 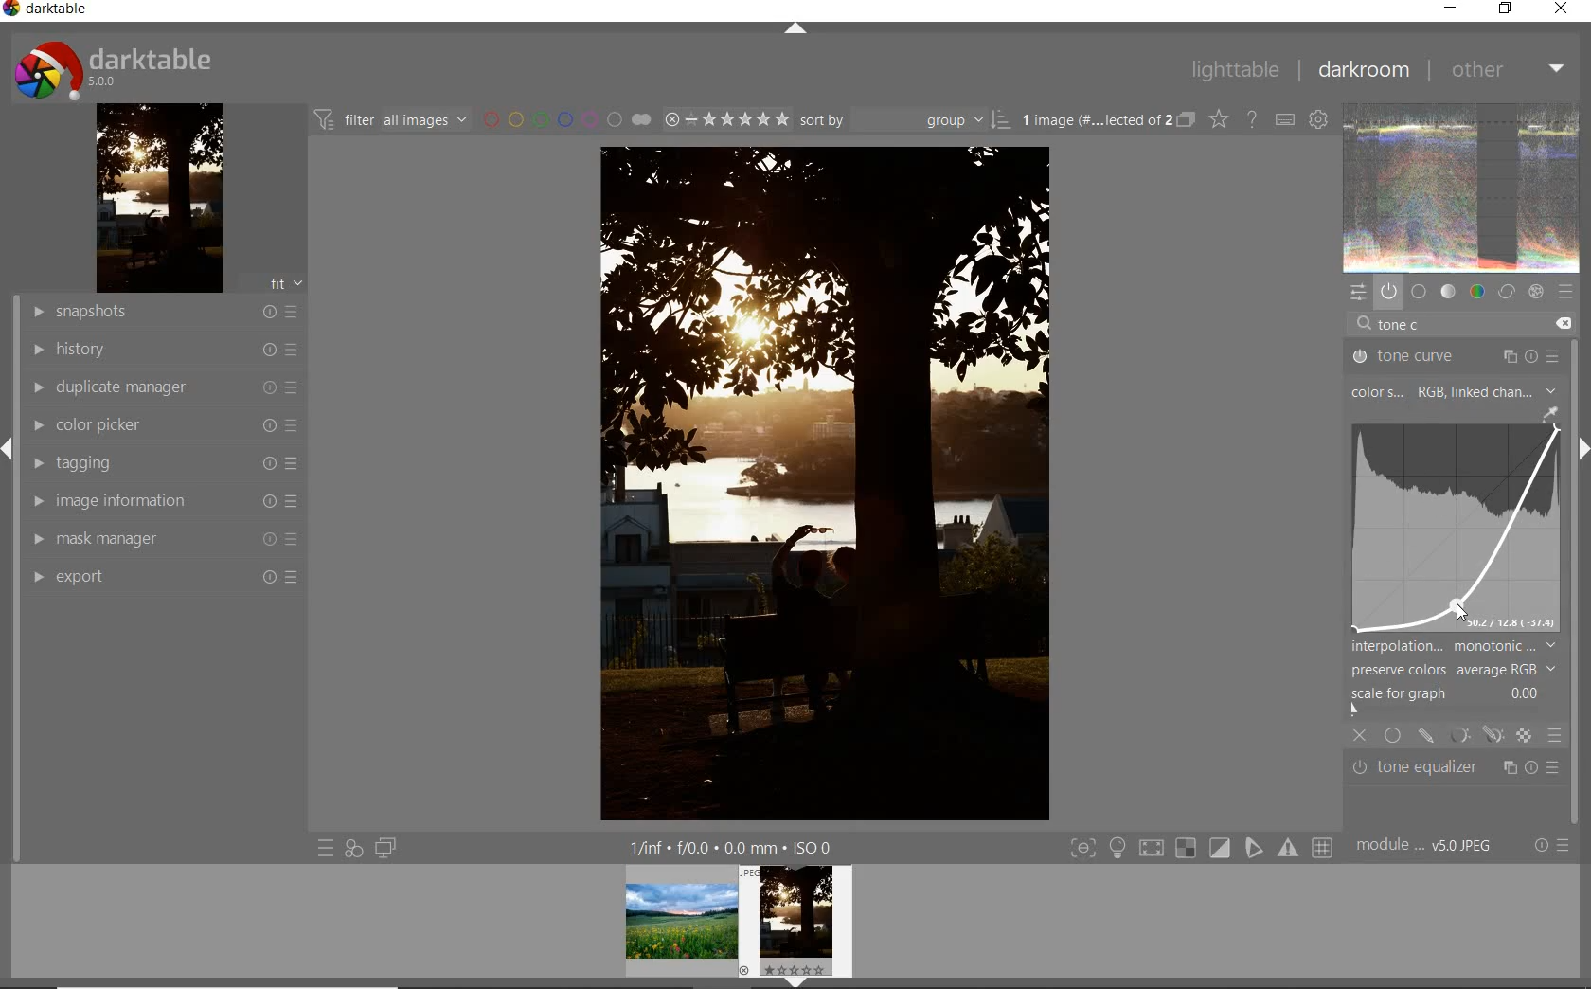 I want to click on change type of overlays, so click(x=1220, y=118).